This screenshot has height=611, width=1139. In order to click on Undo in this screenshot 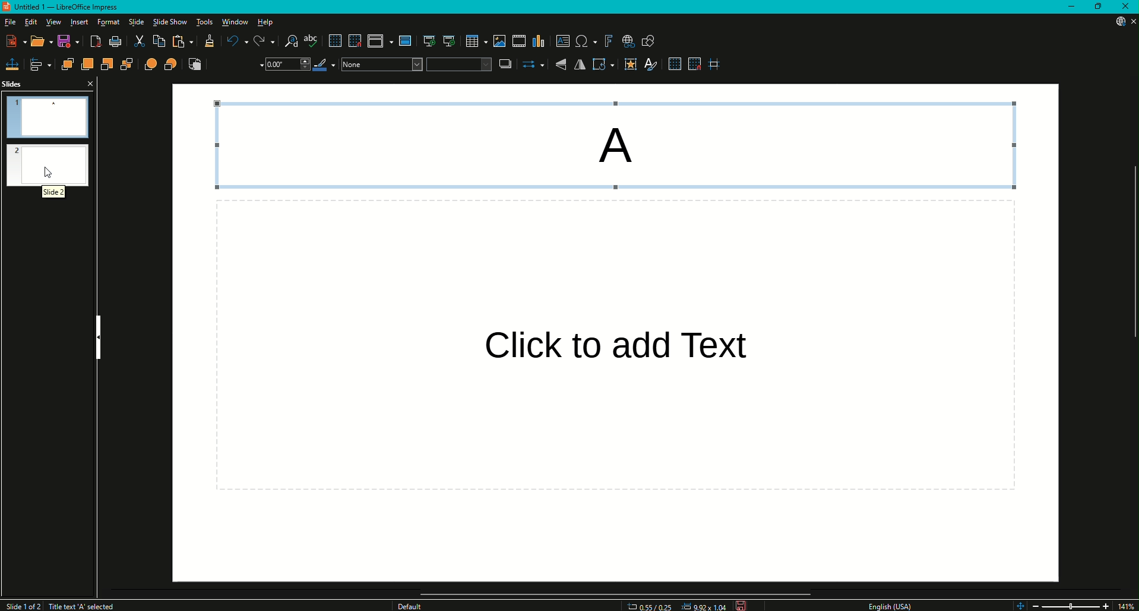, I will do `click(235, 41)`.